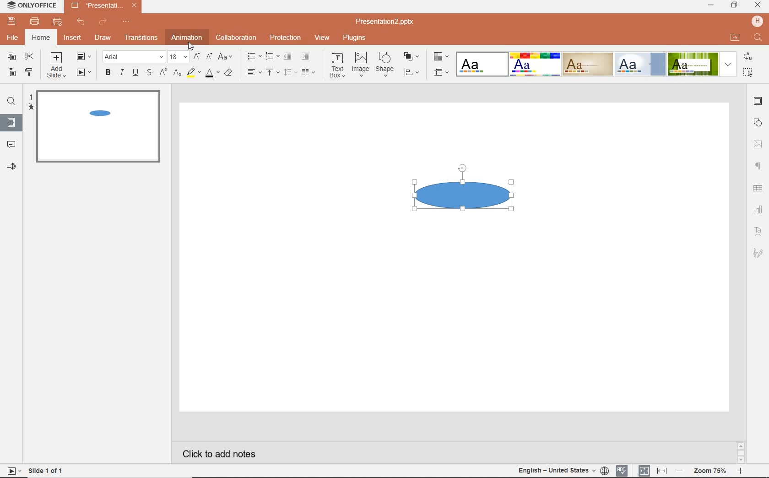 Image resolution: width=769 pixels, height=478 pixels. I want to click on FIND, so click(12, 102).